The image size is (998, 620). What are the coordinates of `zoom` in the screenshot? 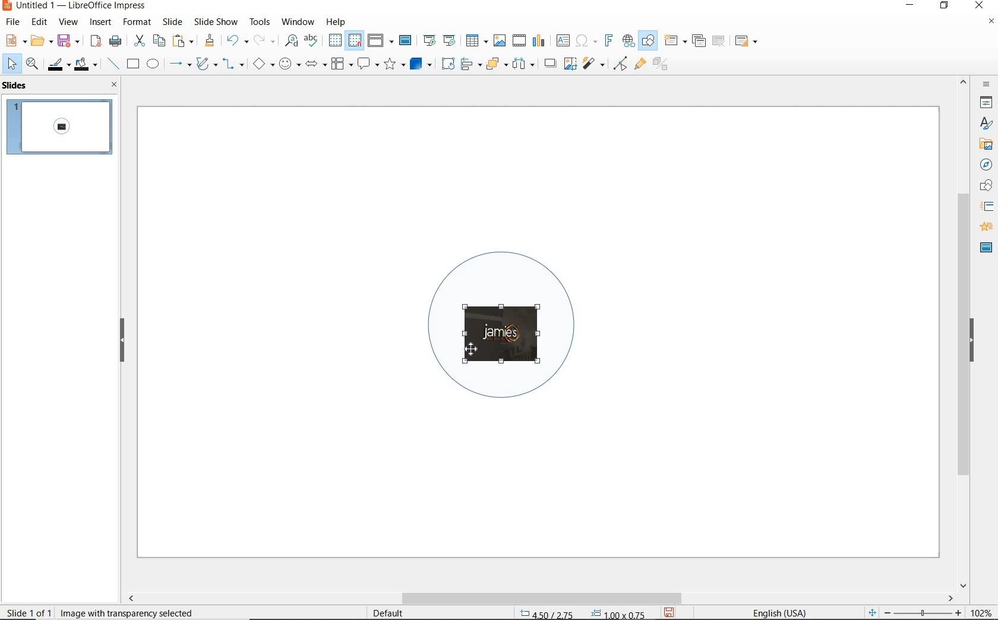 It's located at (926, 613).